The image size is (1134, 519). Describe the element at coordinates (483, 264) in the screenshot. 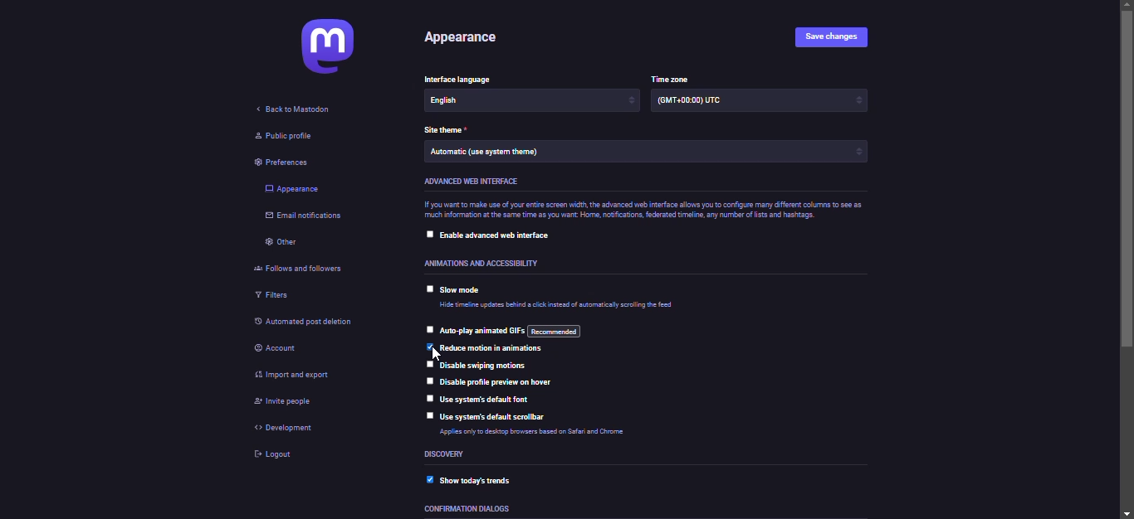

I see `accessibility` at that location.